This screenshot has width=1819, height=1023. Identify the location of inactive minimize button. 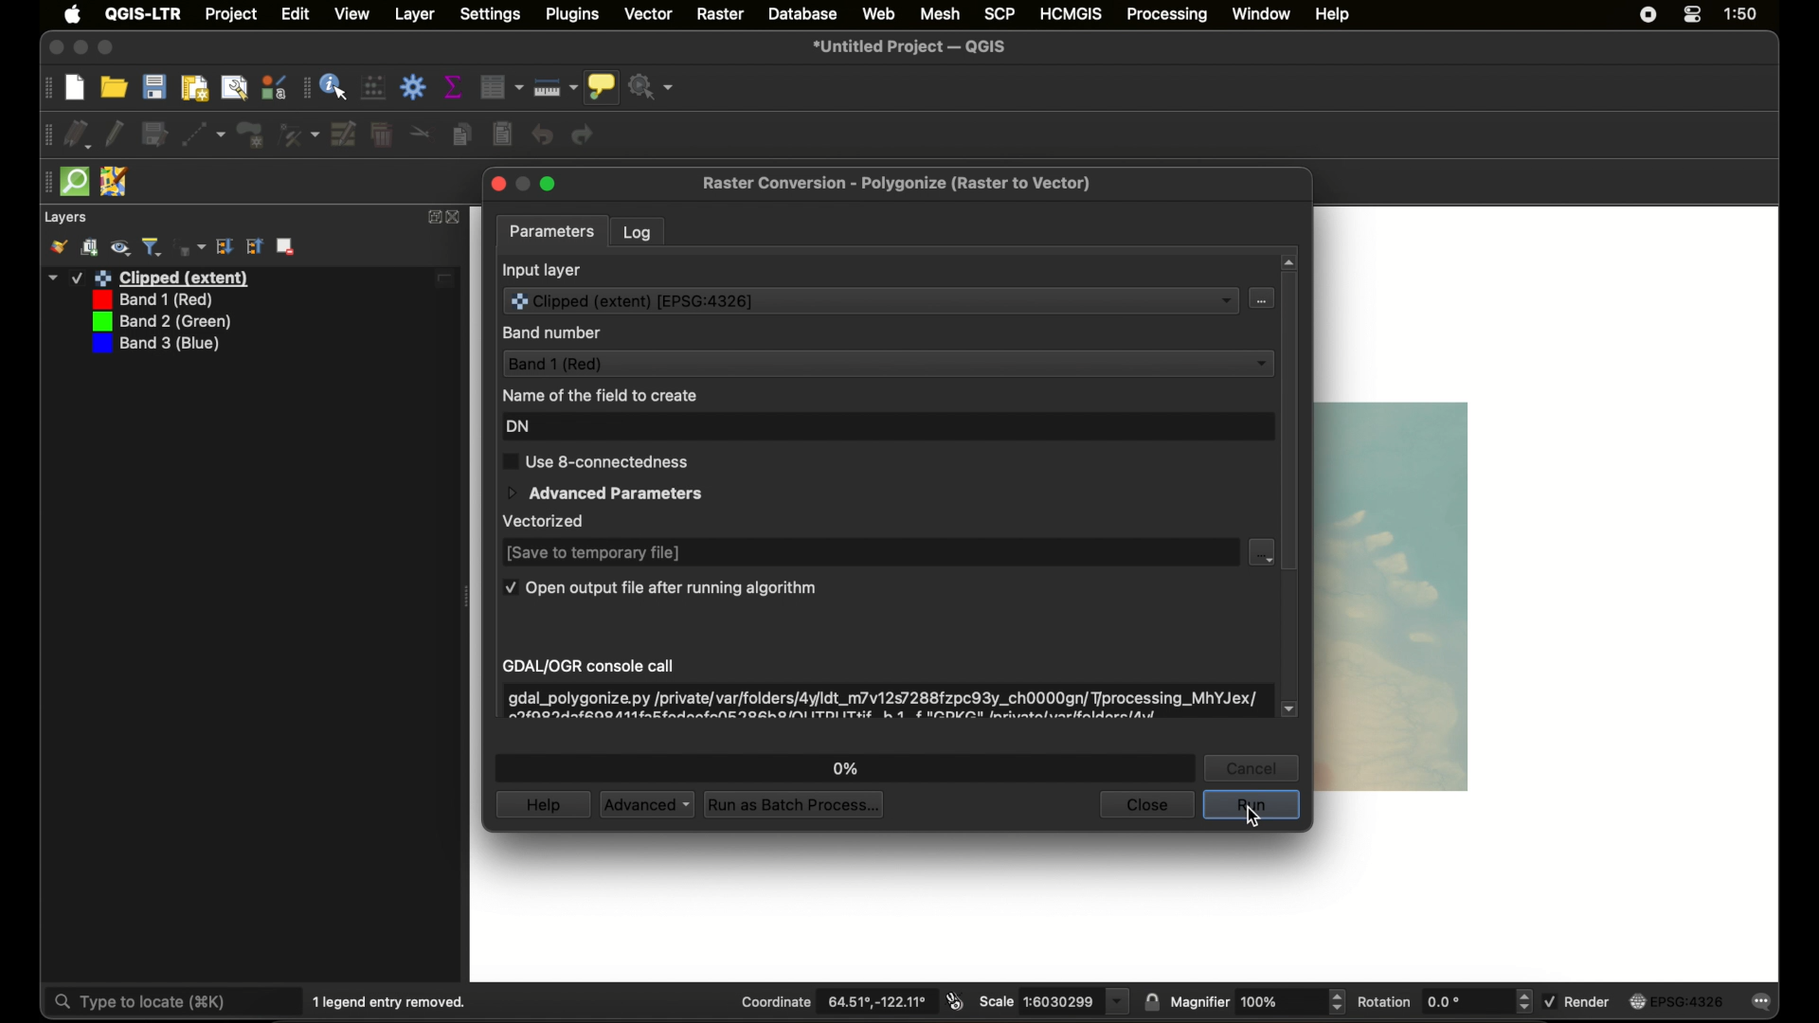
(523, 185).